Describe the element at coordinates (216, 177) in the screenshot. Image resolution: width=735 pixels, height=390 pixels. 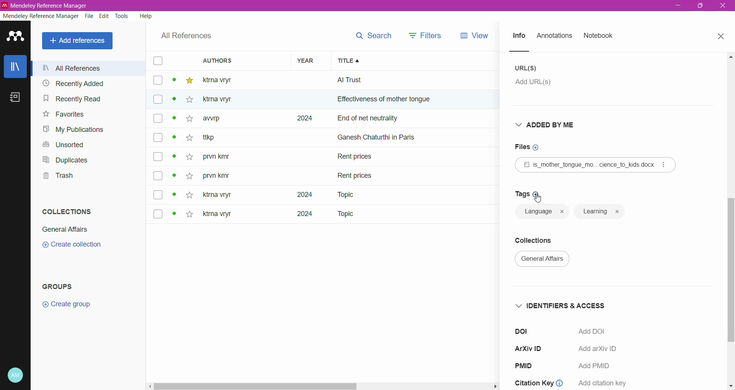
I see `prvn kity` at that location.